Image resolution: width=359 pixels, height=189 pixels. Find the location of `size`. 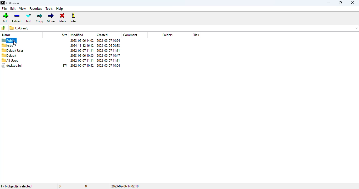

size is located at coordinates (64, 35).